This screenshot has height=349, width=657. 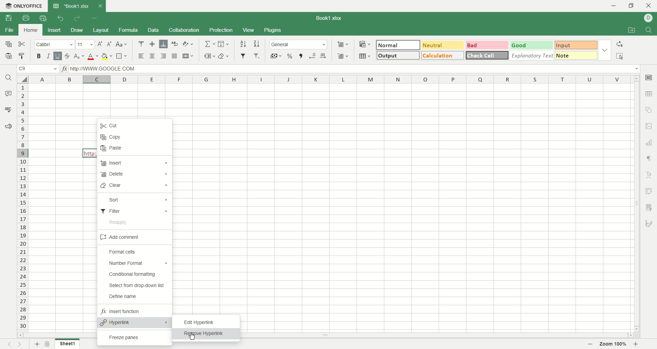 I want to click on collaboration, so click(x=185, y=29).